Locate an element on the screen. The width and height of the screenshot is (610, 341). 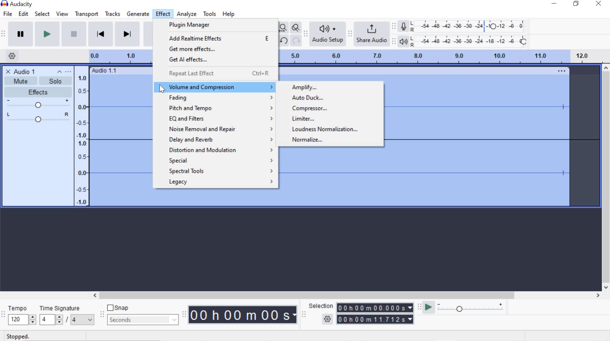
seconds is located at coordinates (142, 319).